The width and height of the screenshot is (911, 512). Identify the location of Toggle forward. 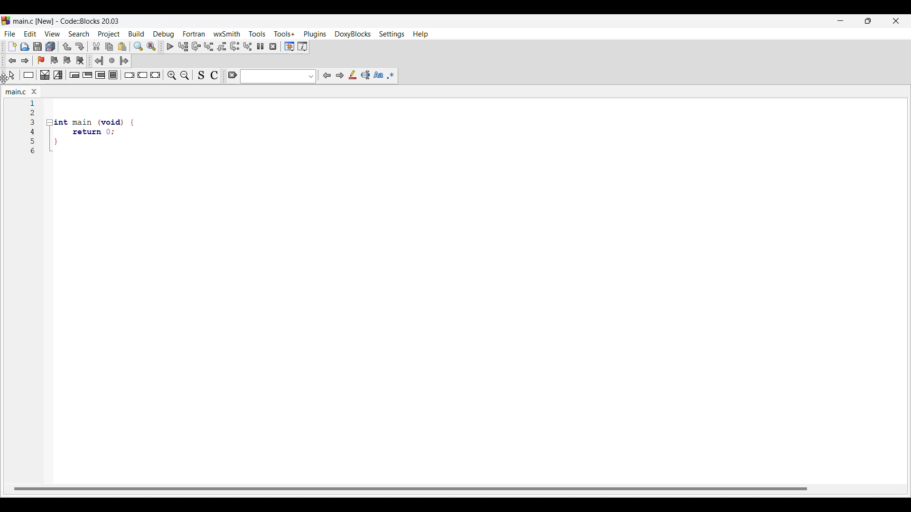
(25, 61).